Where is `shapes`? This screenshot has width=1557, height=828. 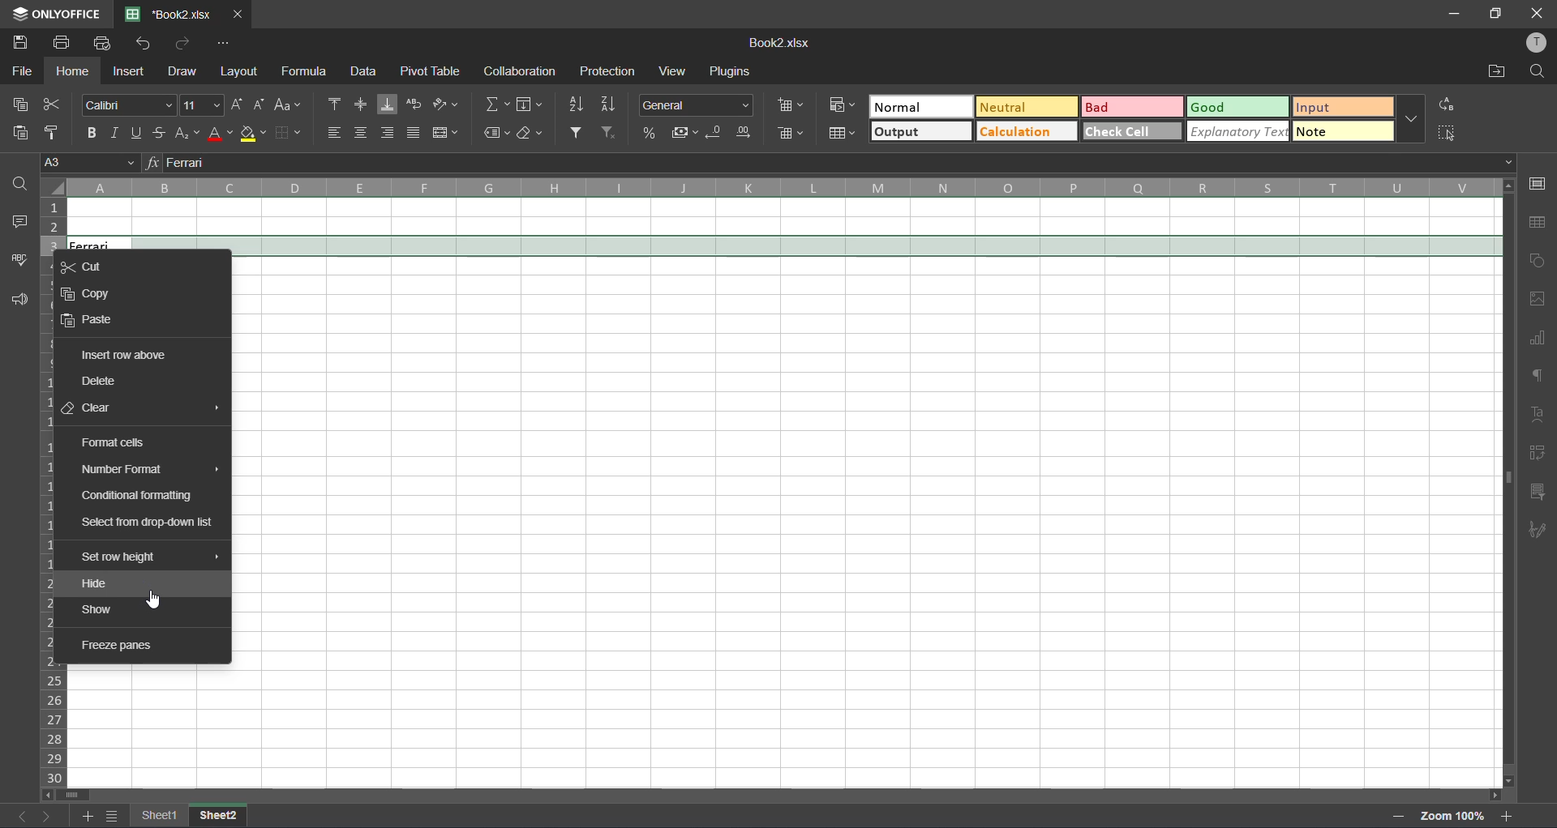
shapes is located at coordinates (1539, 260).